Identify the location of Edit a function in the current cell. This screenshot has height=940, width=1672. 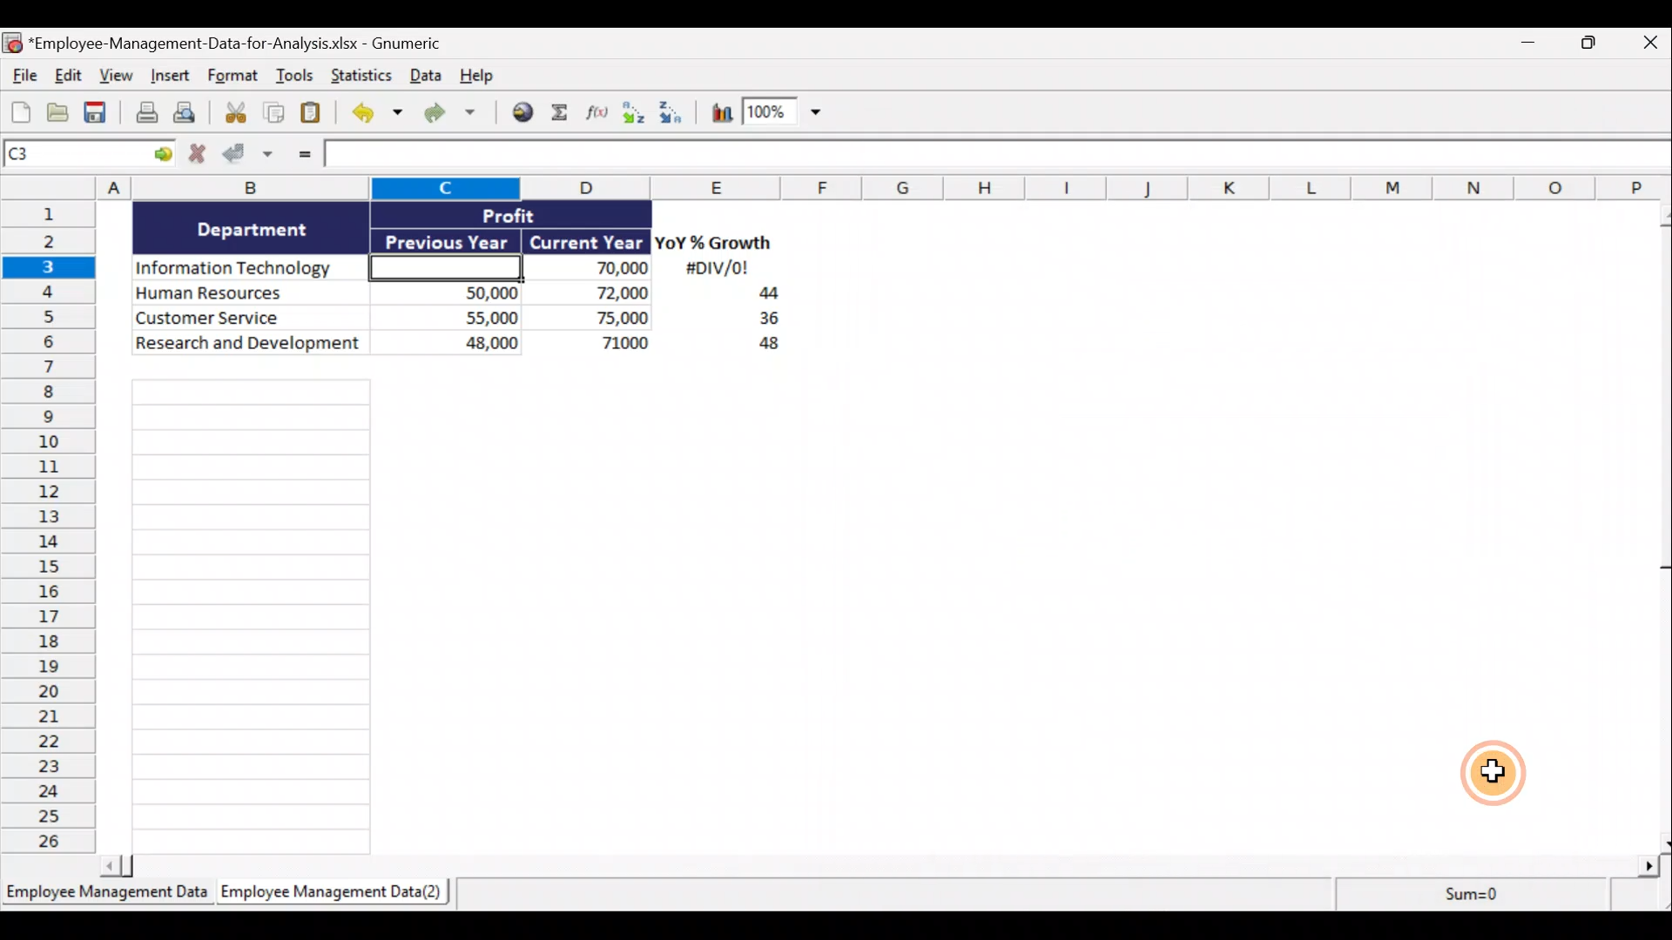
(598, 111).